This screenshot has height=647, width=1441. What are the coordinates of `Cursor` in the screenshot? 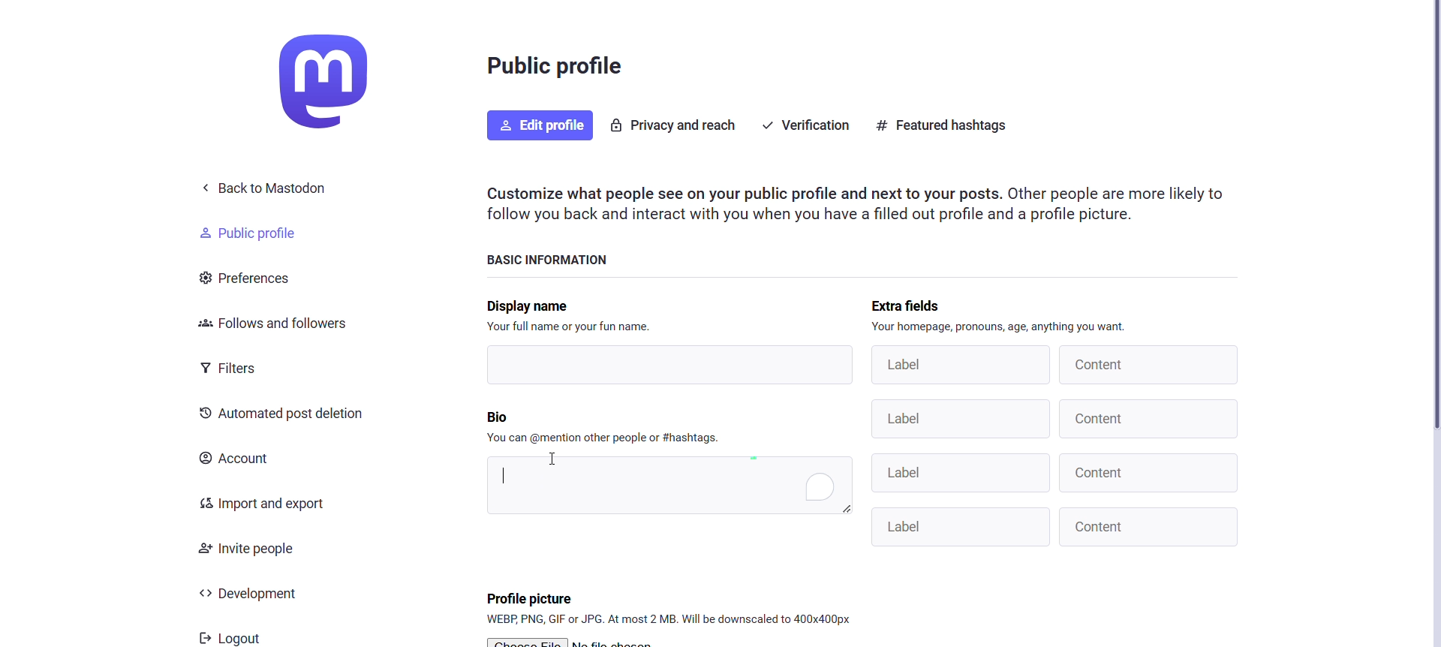 It's located at (554, 458).